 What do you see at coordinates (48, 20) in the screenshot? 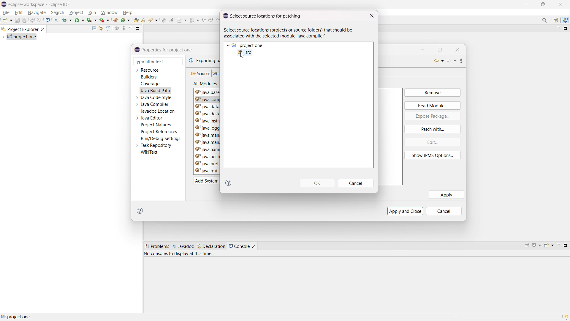
I see `open console` at bounding box center [48, 20].